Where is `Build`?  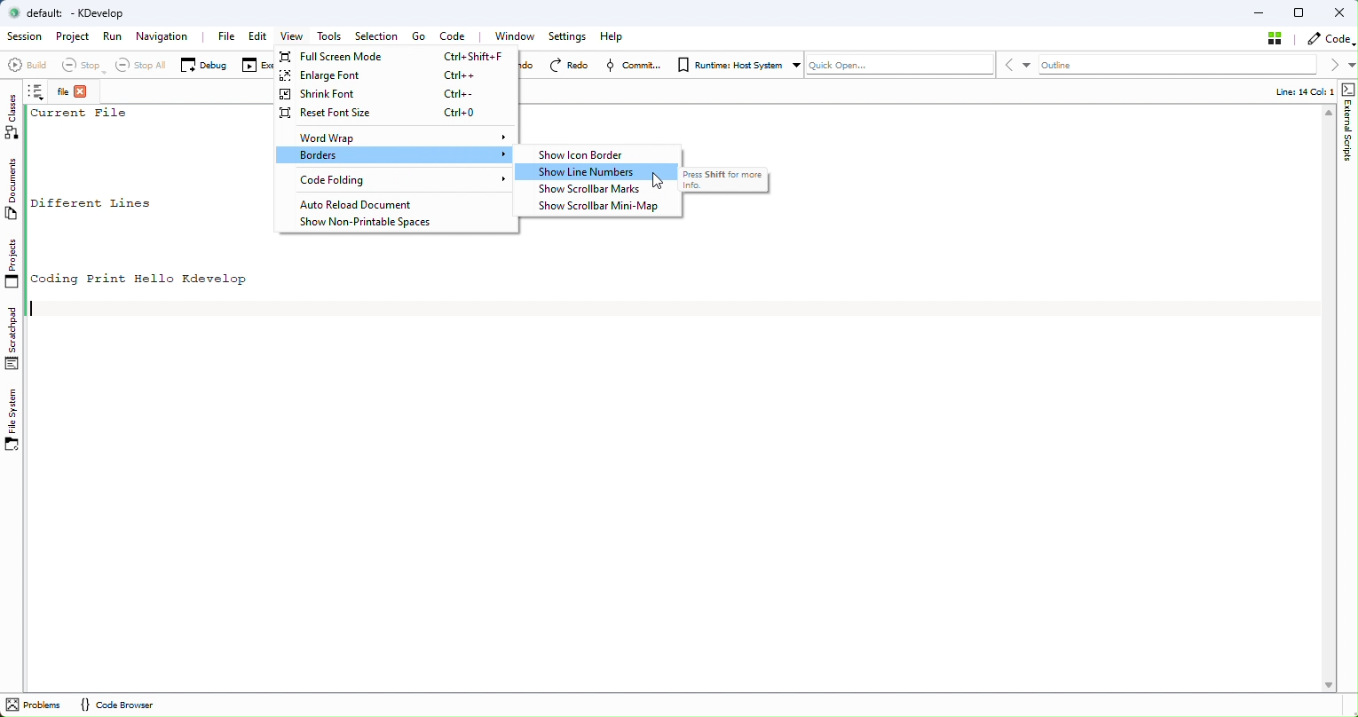
Build is located at coordinates (27, 67).